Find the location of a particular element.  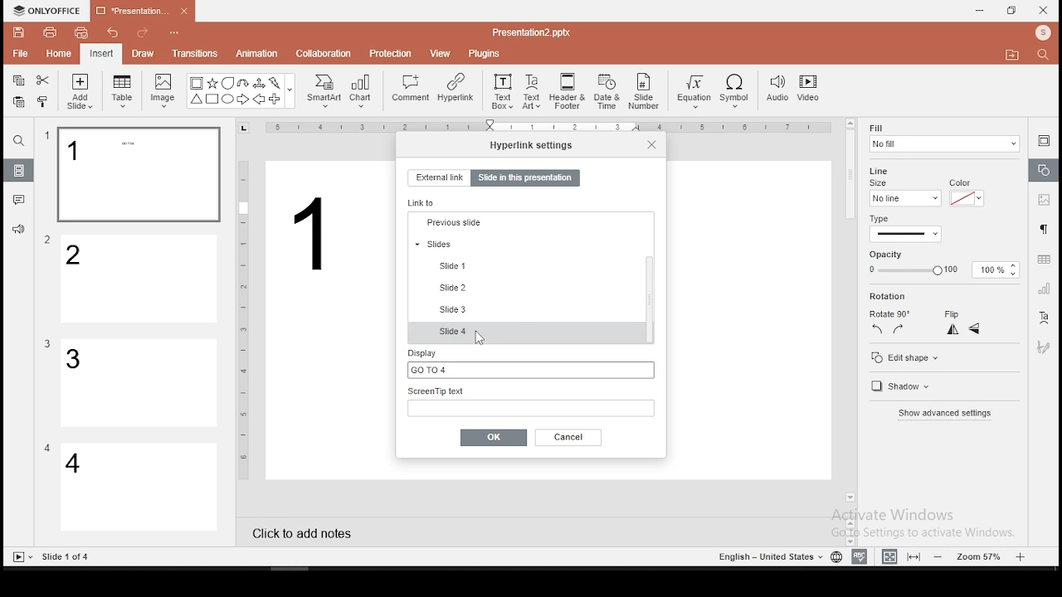

redo is located at coordinates (143, 35).